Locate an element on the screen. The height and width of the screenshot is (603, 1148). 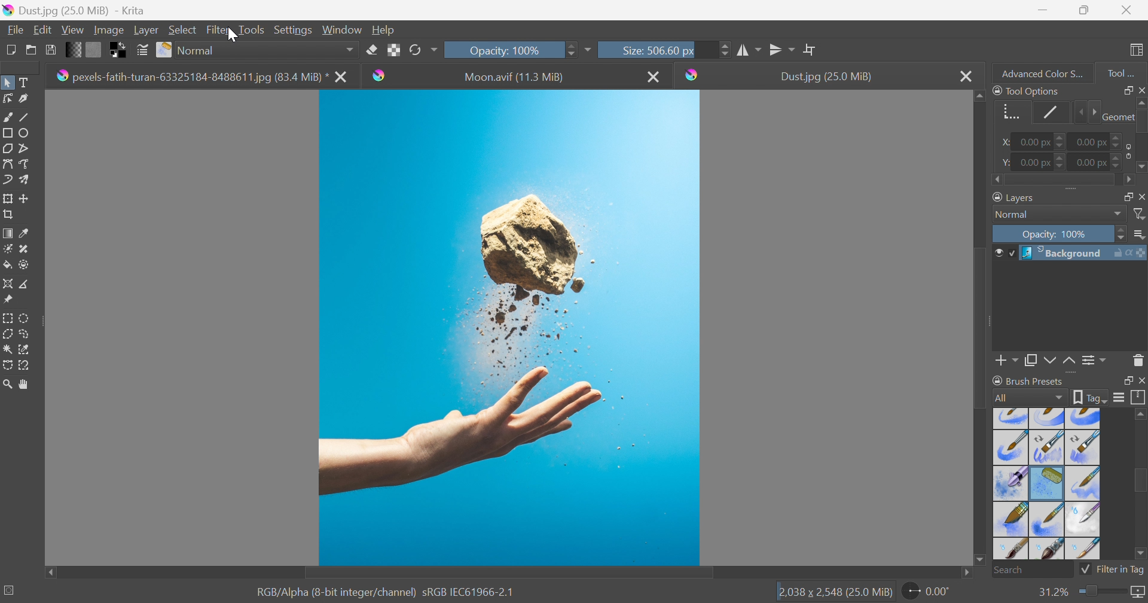
Slider is located at coordinates (1118, 138).